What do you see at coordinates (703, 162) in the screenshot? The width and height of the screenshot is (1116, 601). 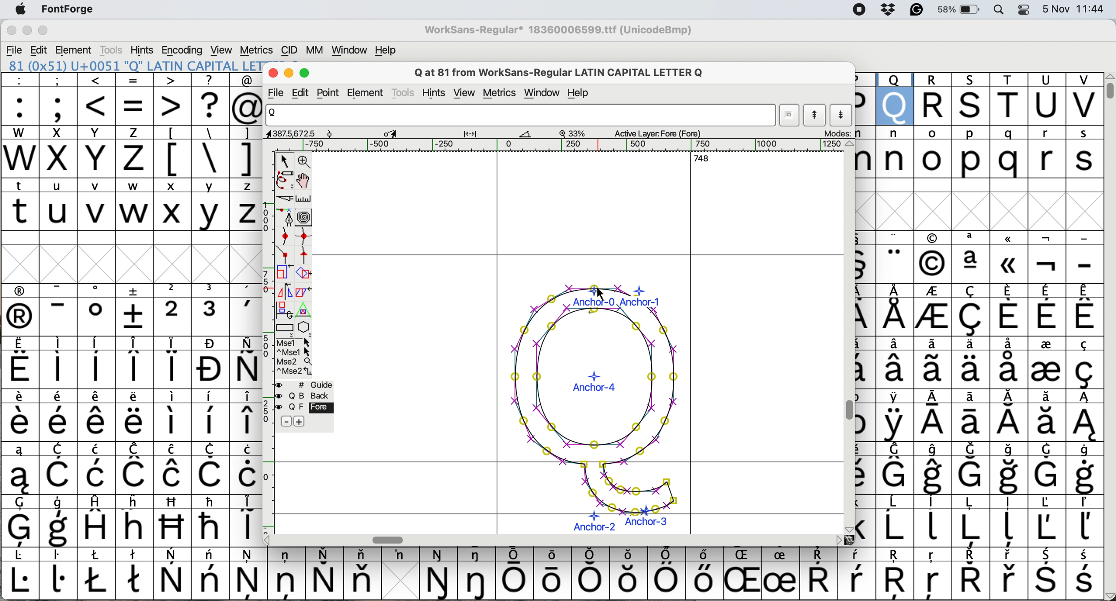 I see `horizontal scroll bar` at bounding box center [703, 162].